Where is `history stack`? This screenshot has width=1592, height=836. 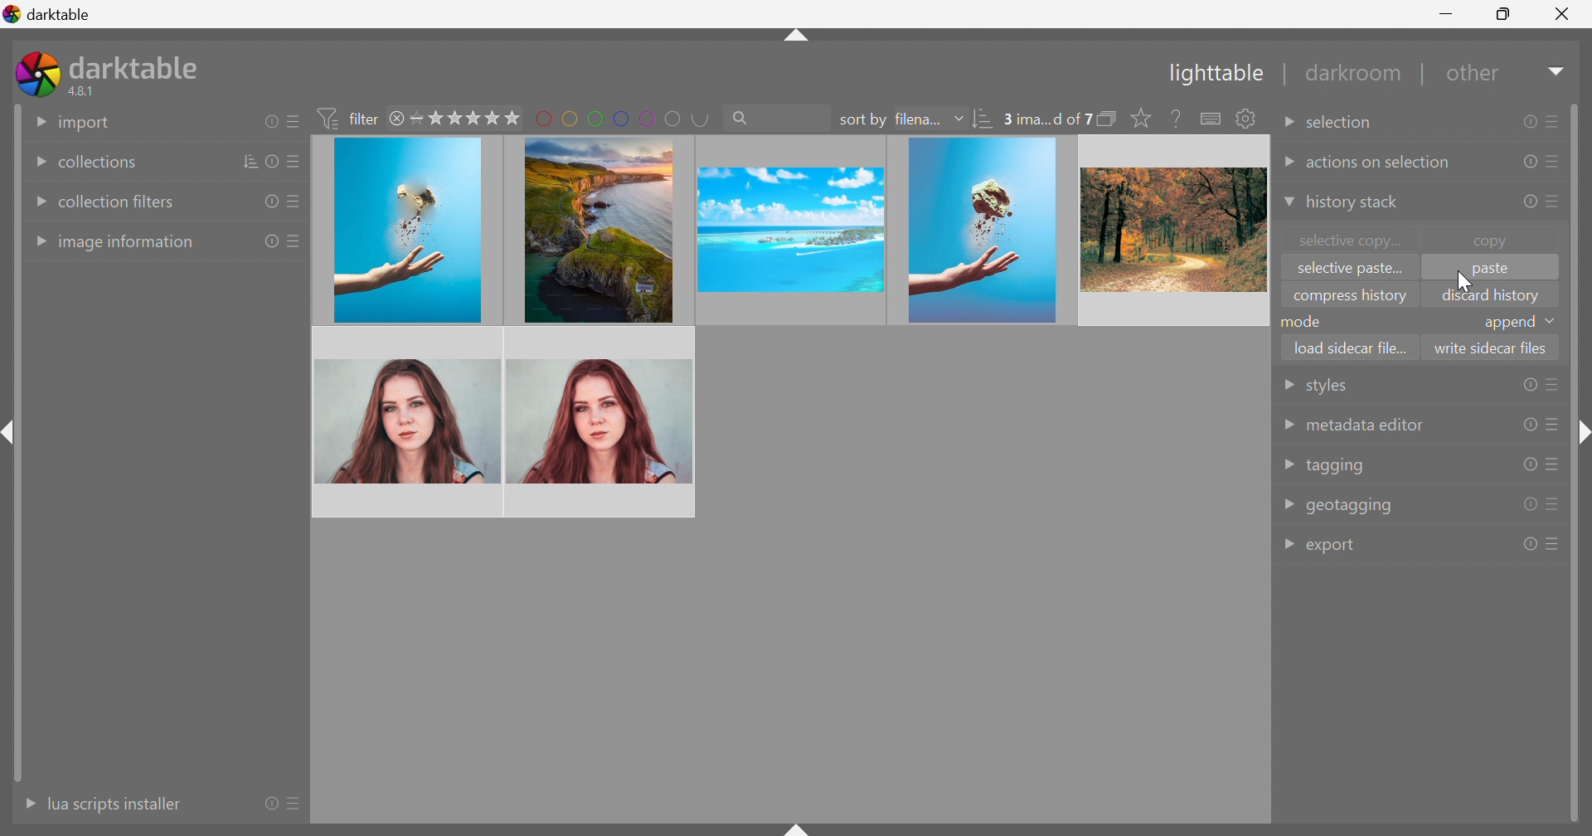
history stack is located at coordinates (1352, 203).